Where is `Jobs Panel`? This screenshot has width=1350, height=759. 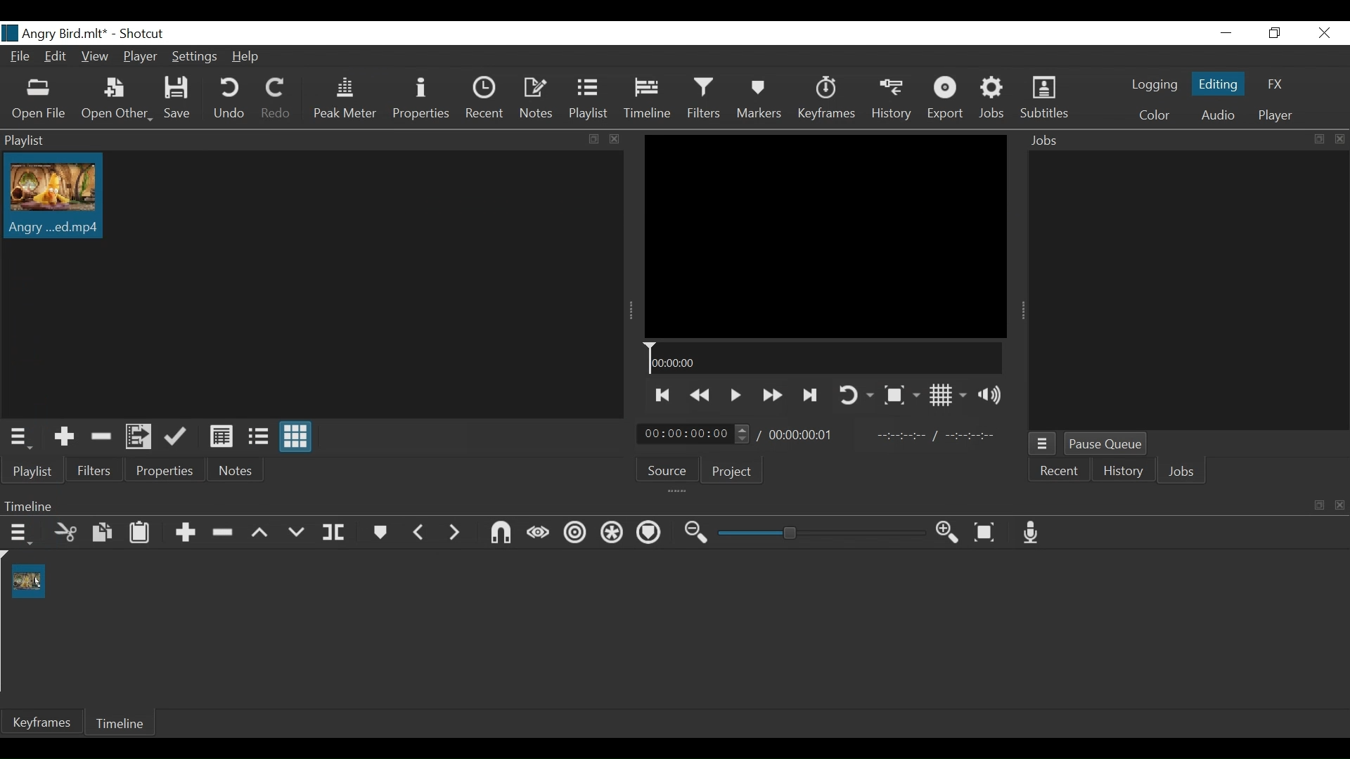 Jobs Panel is located at coordinates (1188, 138).